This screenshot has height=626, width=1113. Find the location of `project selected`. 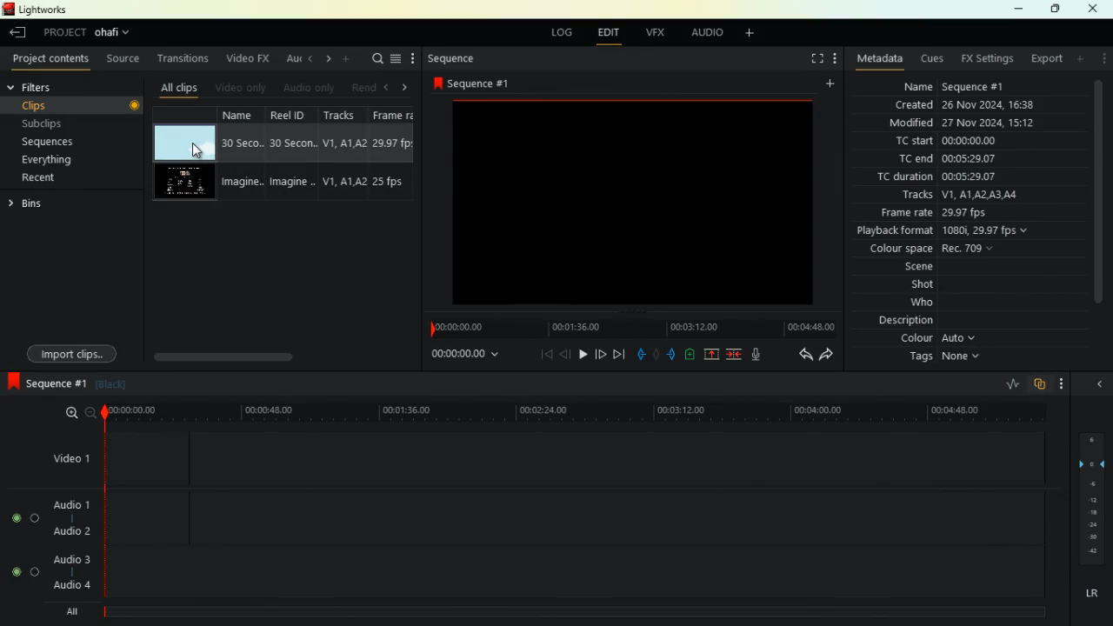

project selected is located at coordinates (89, 31).